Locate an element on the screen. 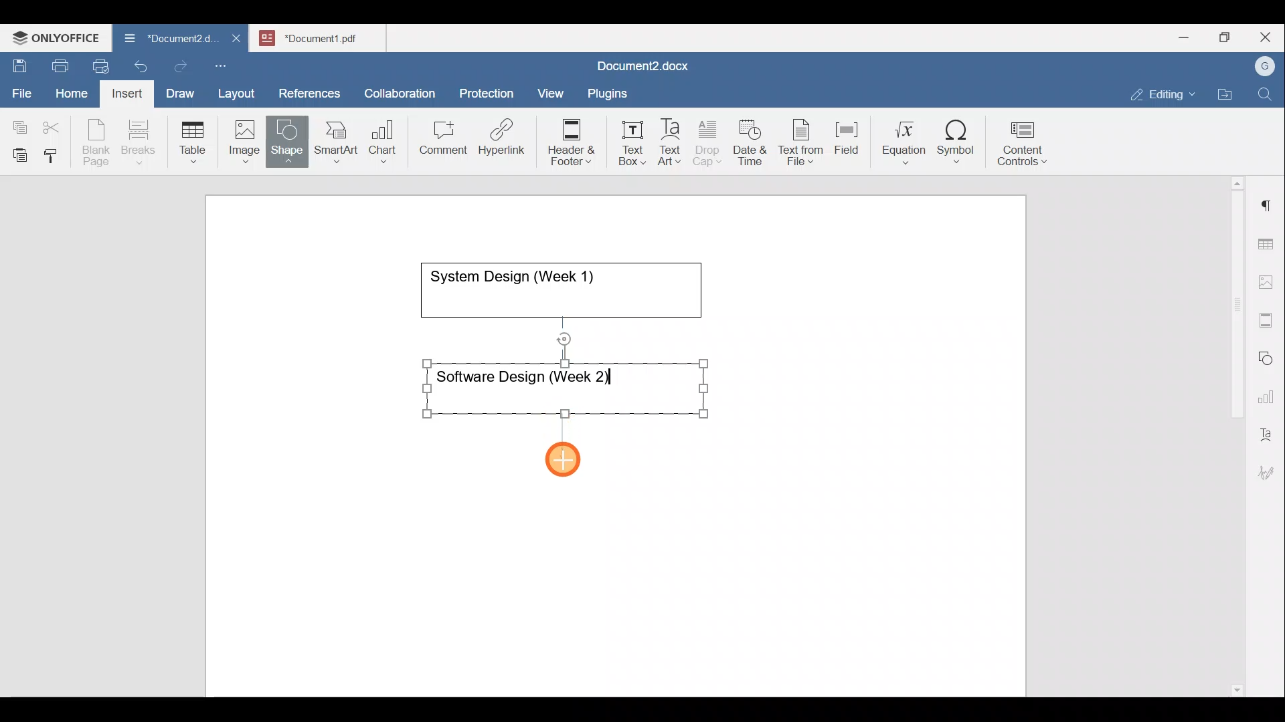 The height and width of the screenshot is (722, 1285). Print file is located at coordinates (58, 64).